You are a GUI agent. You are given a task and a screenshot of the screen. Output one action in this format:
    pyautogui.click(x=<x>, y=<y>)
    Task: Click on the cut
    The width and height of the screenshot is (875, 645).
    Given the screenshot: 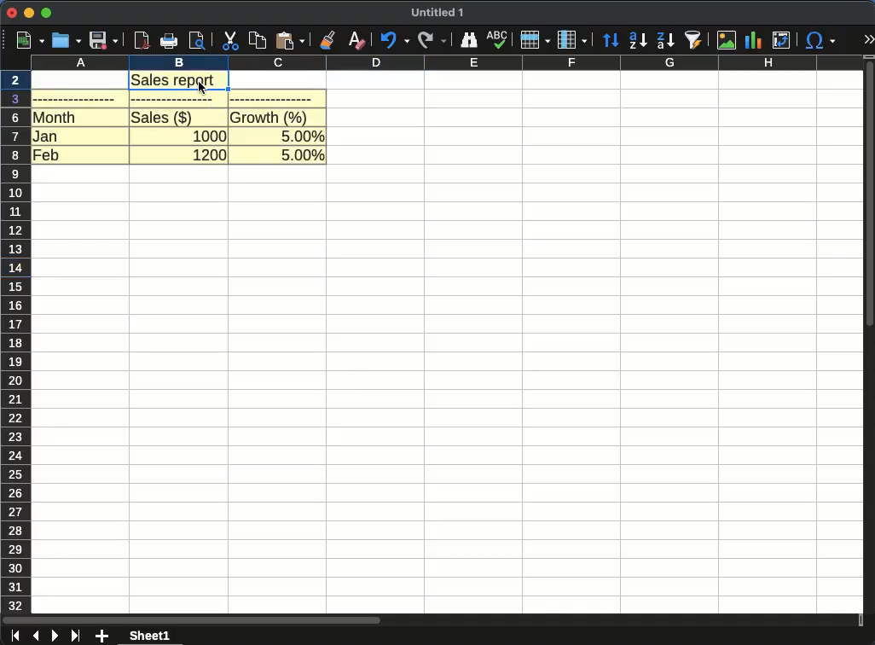 What is the action you would take?
    pyautogui.click(x=231, y=41)
    